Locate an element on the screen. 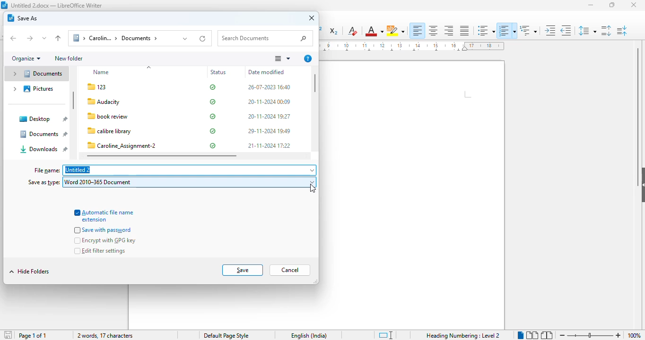 The width and height of the screenshot is (645, 340). forward is located at coordinates (29, 39).